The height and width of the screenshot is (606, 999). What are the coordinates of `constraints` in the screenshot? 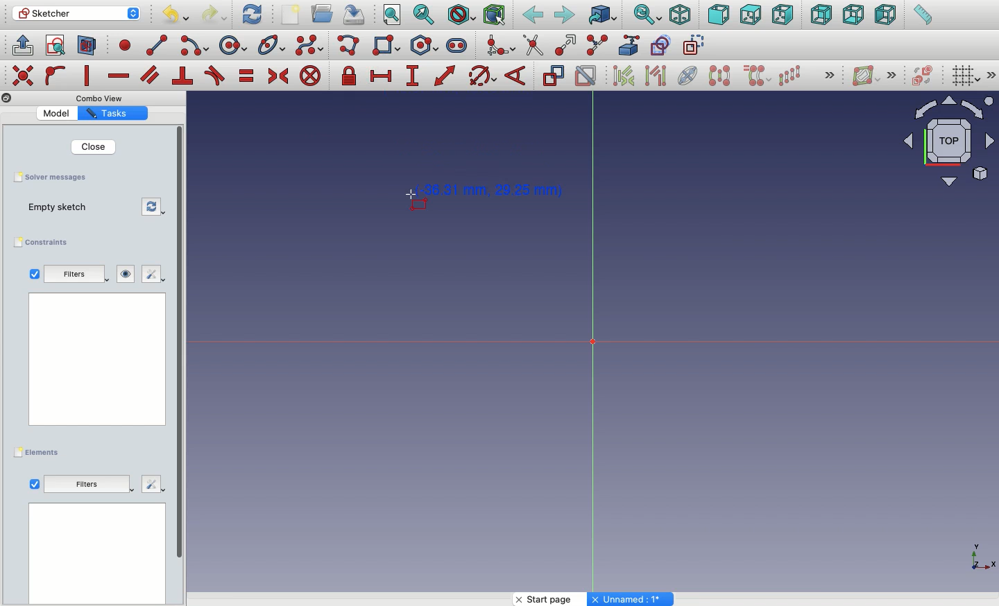 It's located at (44, 243).